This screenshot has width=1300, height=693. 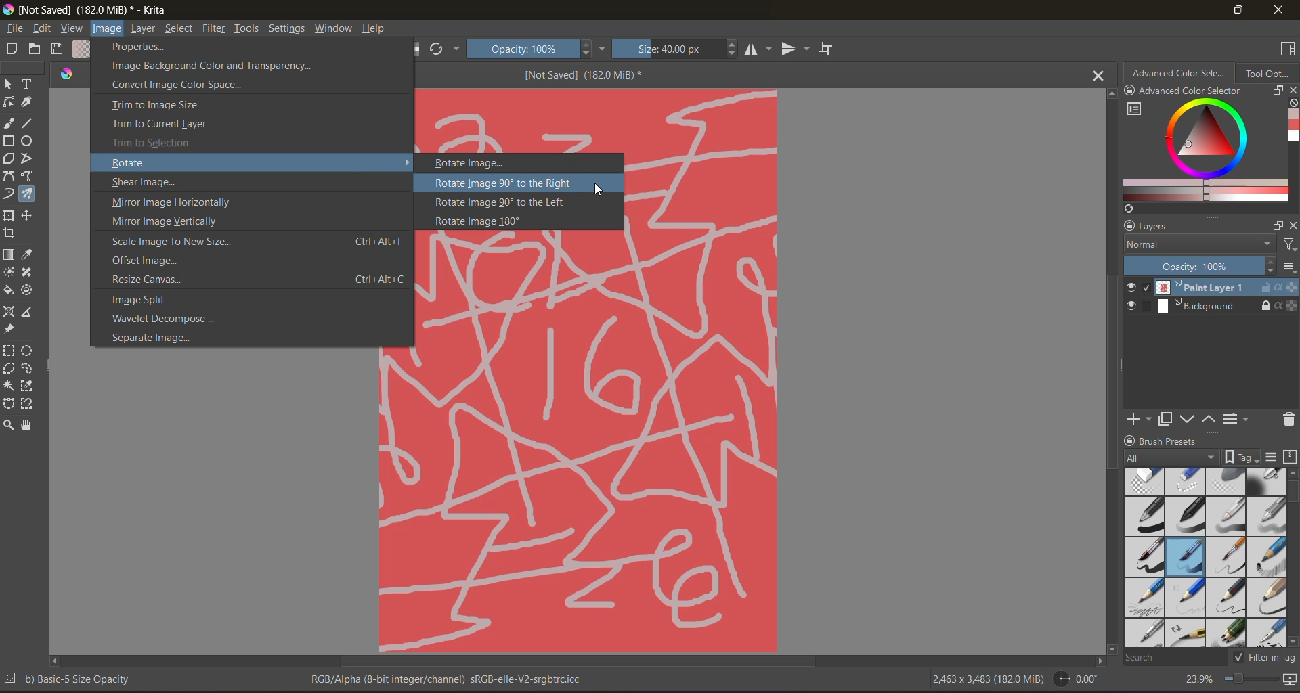 What do you see at coordinates (1289, 269) in the screenshot?
I see `options` at bounding box center [1289, 269].